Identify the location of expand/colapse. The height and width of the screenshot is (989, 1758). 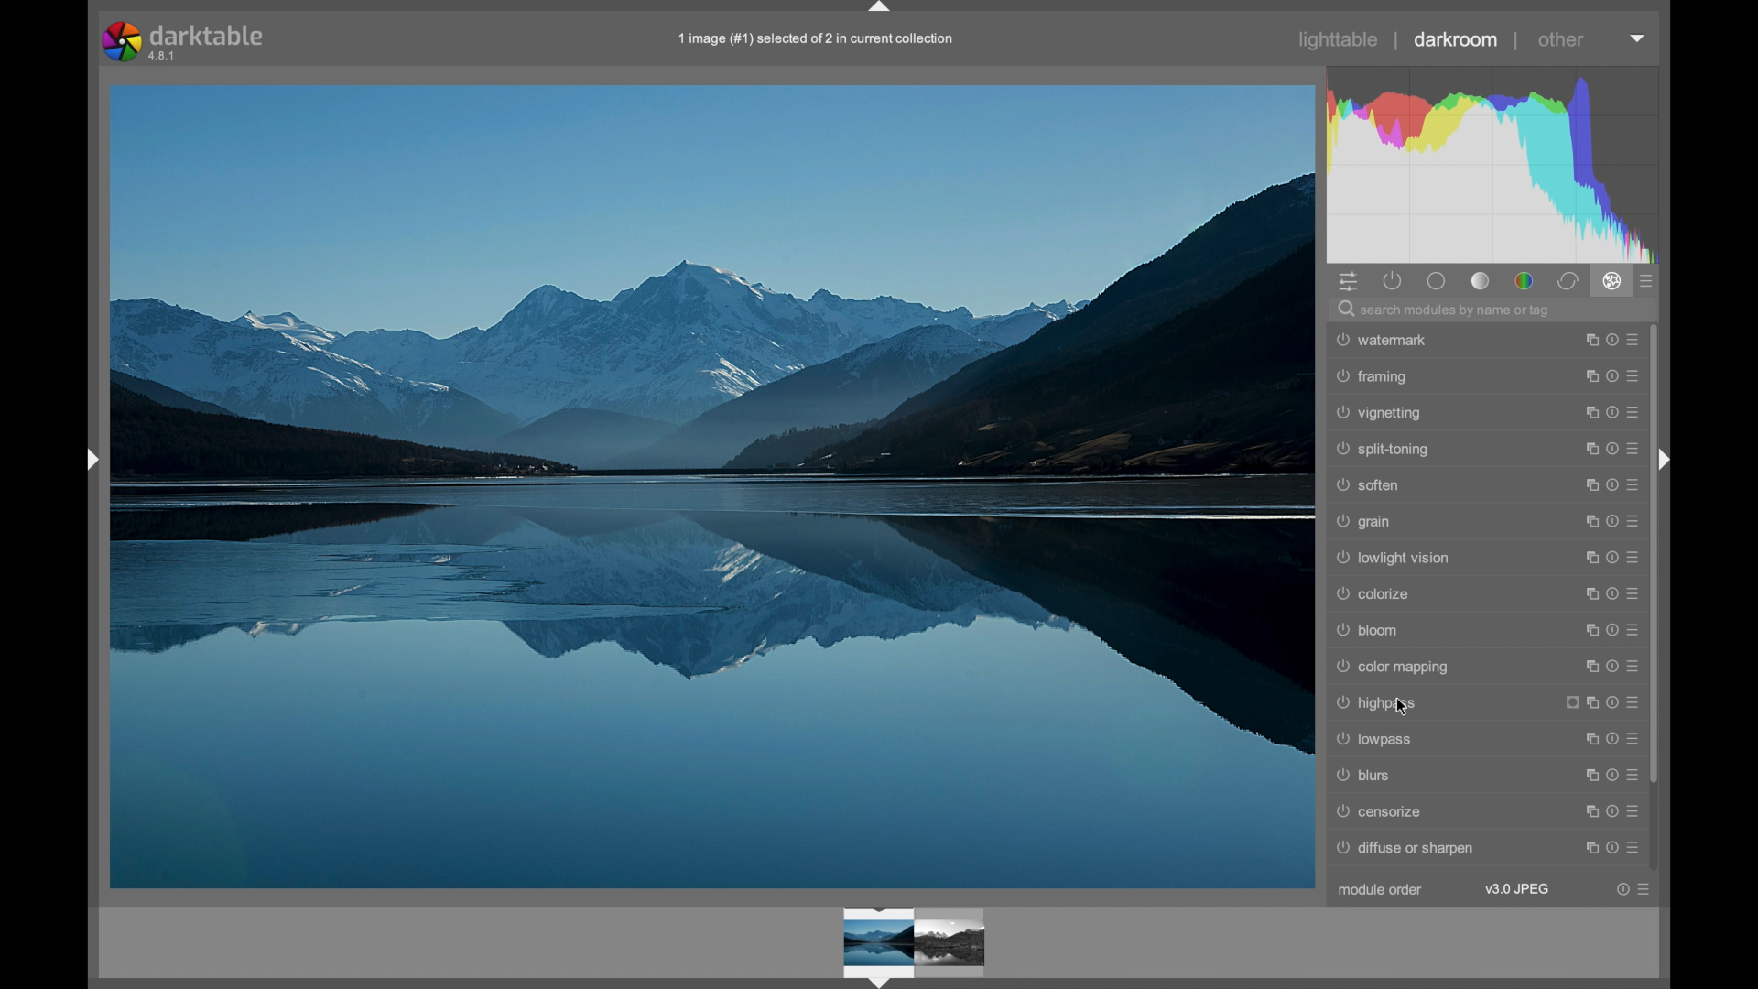
(87, 459).